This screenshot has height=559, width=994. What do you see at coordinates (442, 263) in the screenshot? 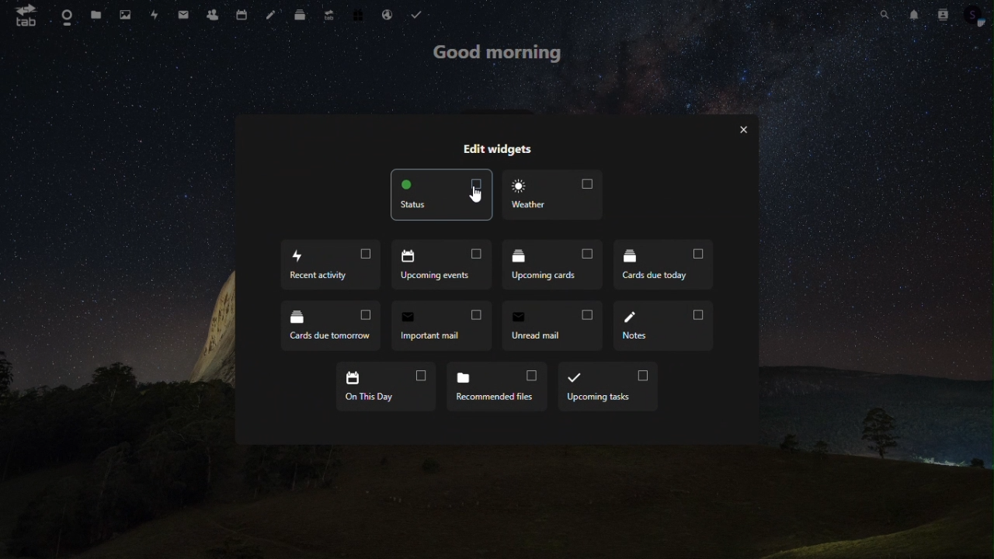
I see `upcoming events` at bounding box center [442, 263].